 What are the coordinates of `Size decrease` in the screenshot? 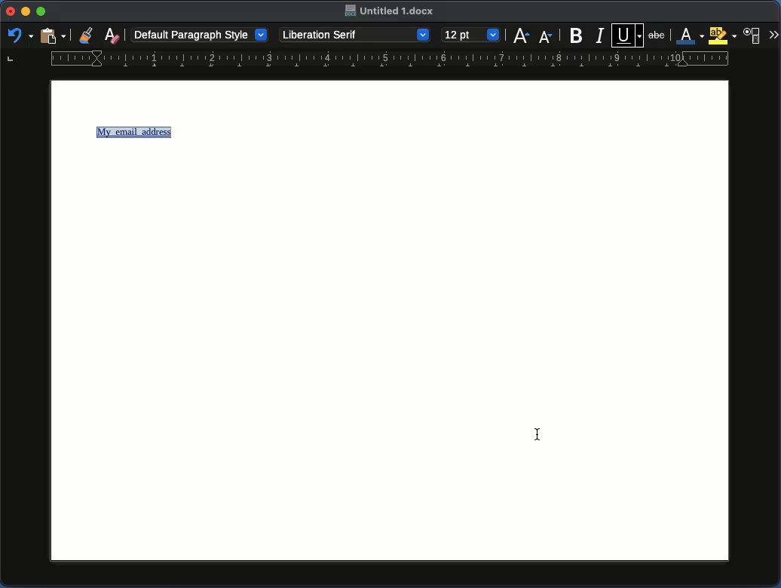 It's located at (545, 37).